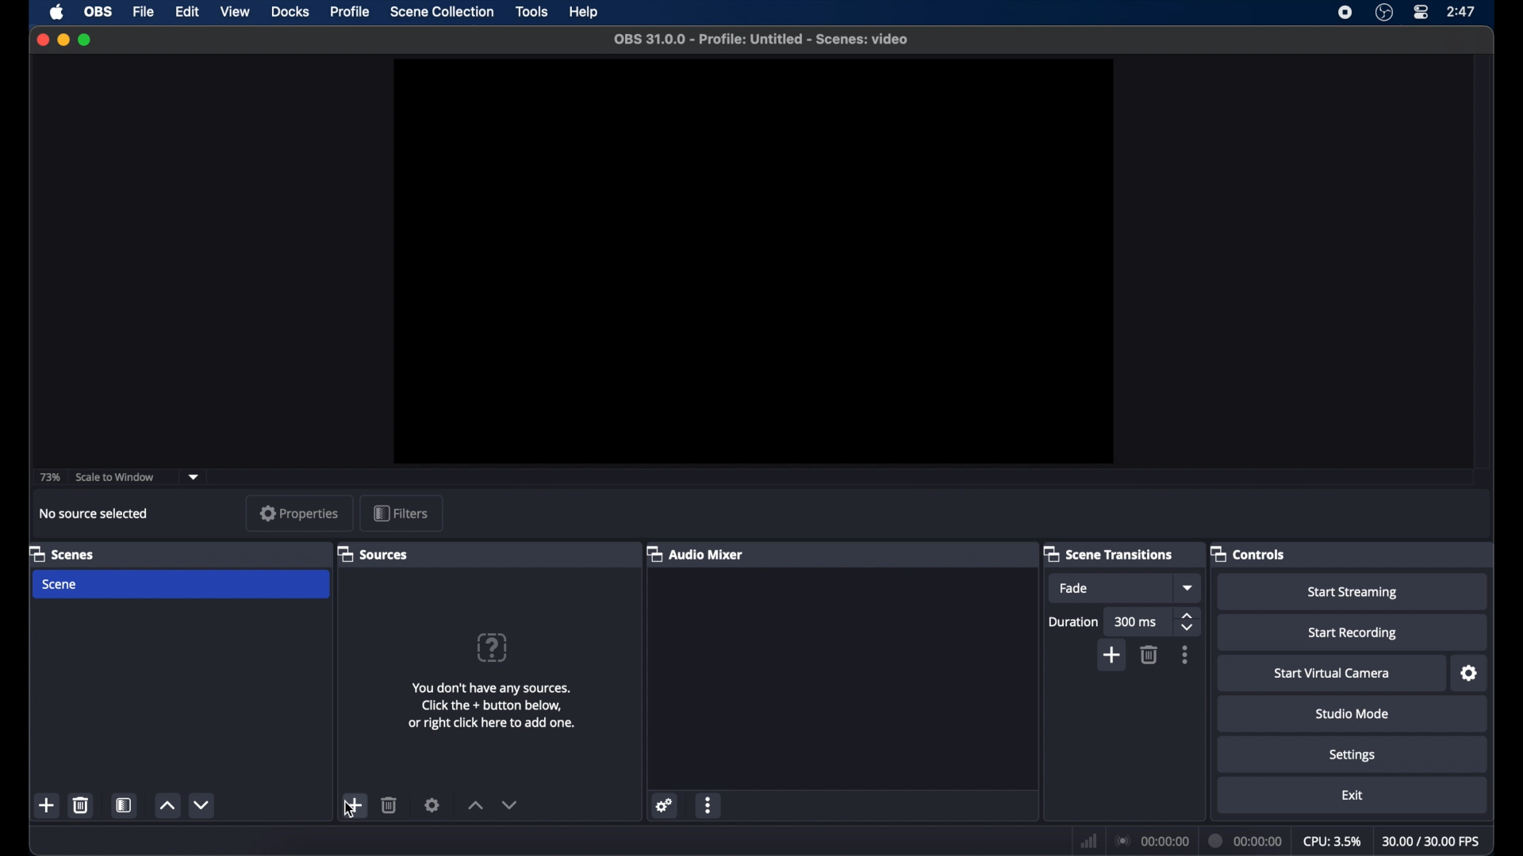 This screenshot has height=856, width=1523. I want to click on moreoptions, so click(1185, 655).